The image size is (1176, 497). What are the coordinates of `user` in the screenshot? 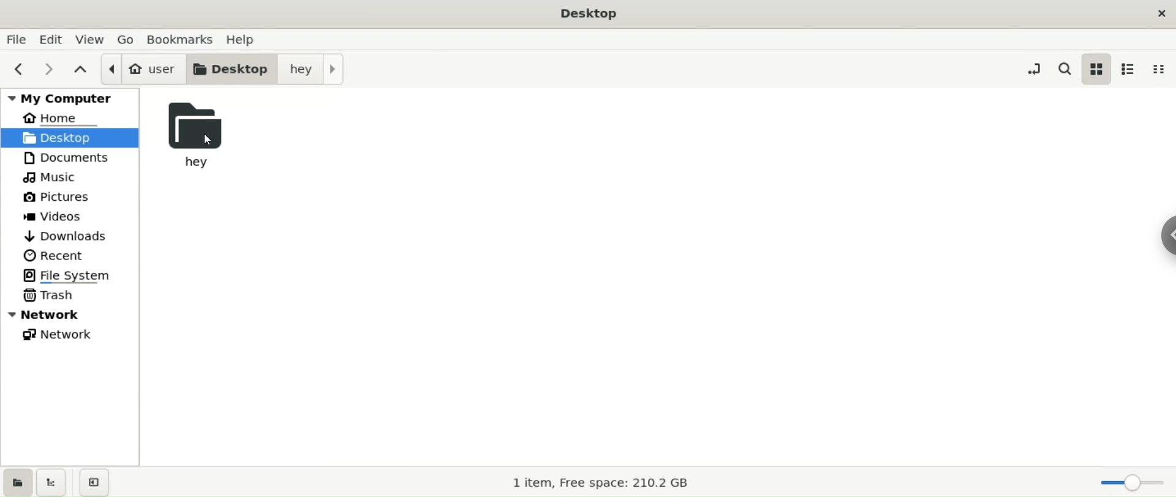 It's located at (141, 67).